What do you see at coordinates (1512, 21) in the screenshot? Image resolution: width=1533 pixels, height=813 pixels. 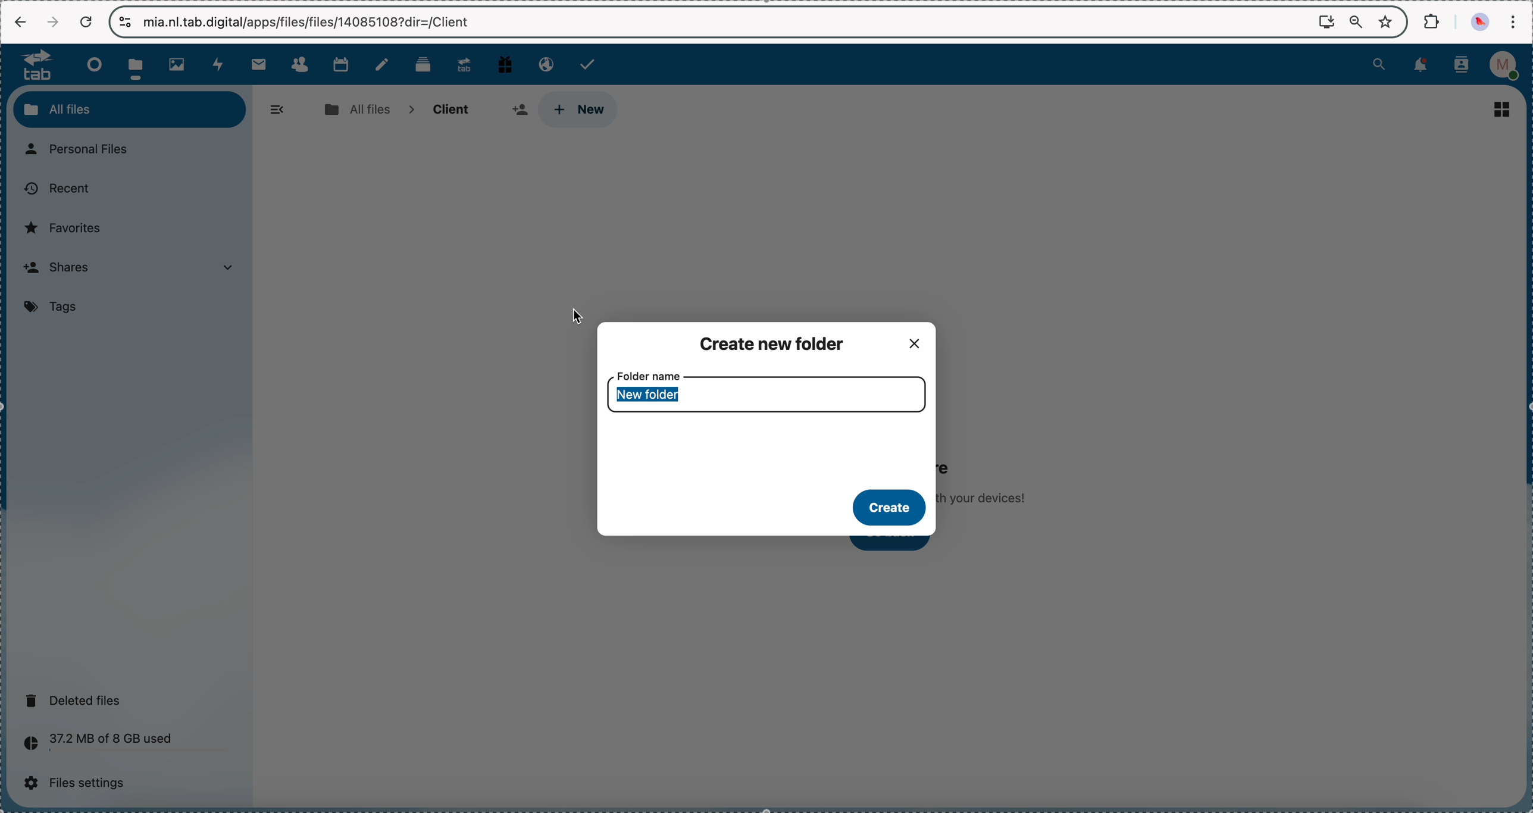 I see `customize and control Google Chrome` at bounding box center [1512, 21].